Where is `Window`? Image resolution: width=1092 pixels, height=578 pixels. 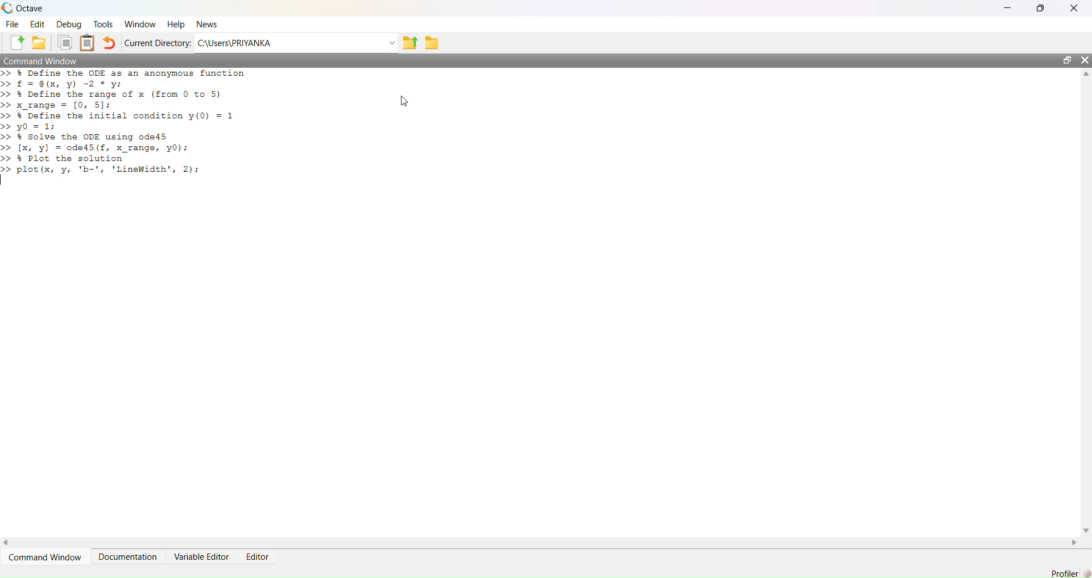 Window is located at coordinates (139, 24).